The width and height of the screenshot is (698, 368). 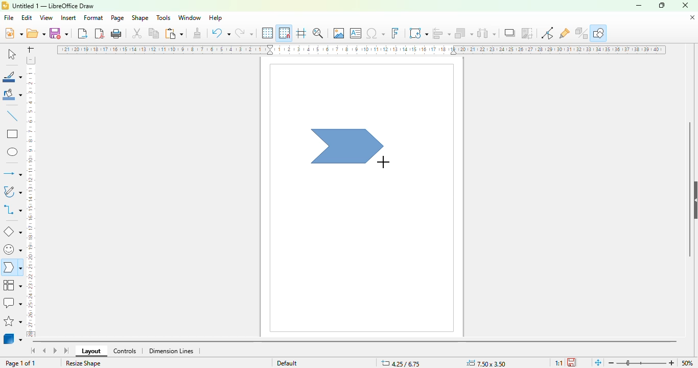 I want to click on ruler, so click(x=361, y=50).